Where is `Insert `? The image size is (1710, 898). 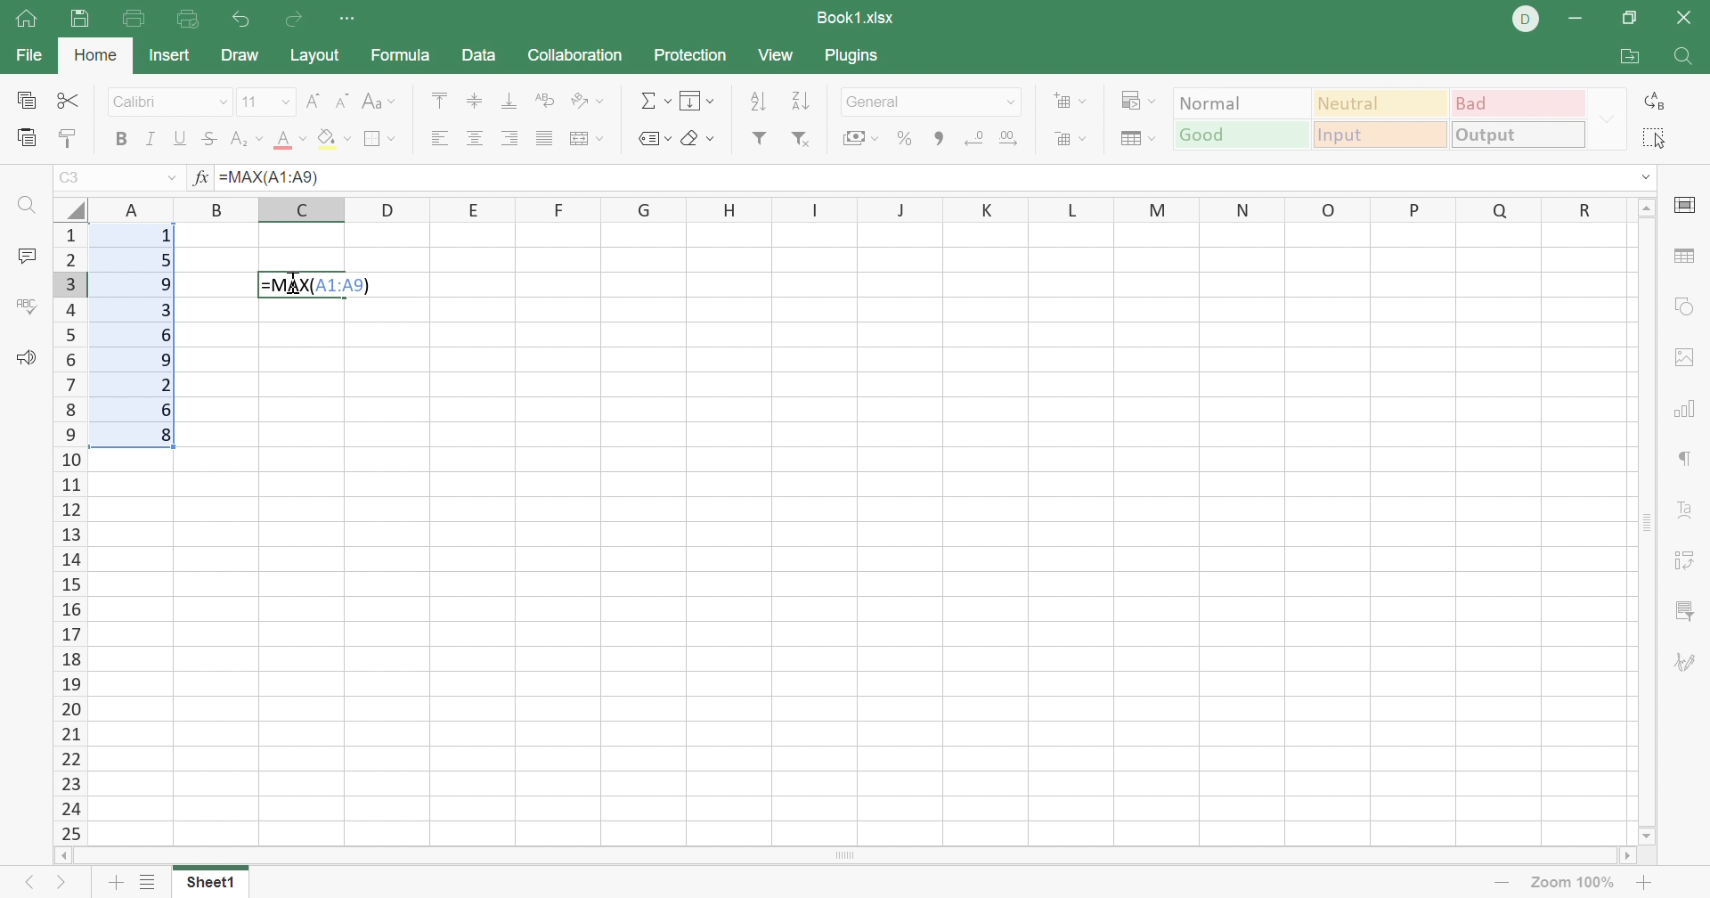 Insert  is located at coordinates (1071, 100).